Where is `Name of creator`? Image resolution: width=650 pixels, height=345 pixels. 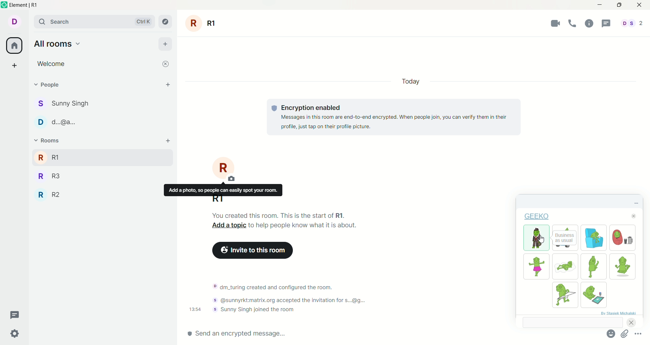
Name of creator is located at coordinates (618, 313).